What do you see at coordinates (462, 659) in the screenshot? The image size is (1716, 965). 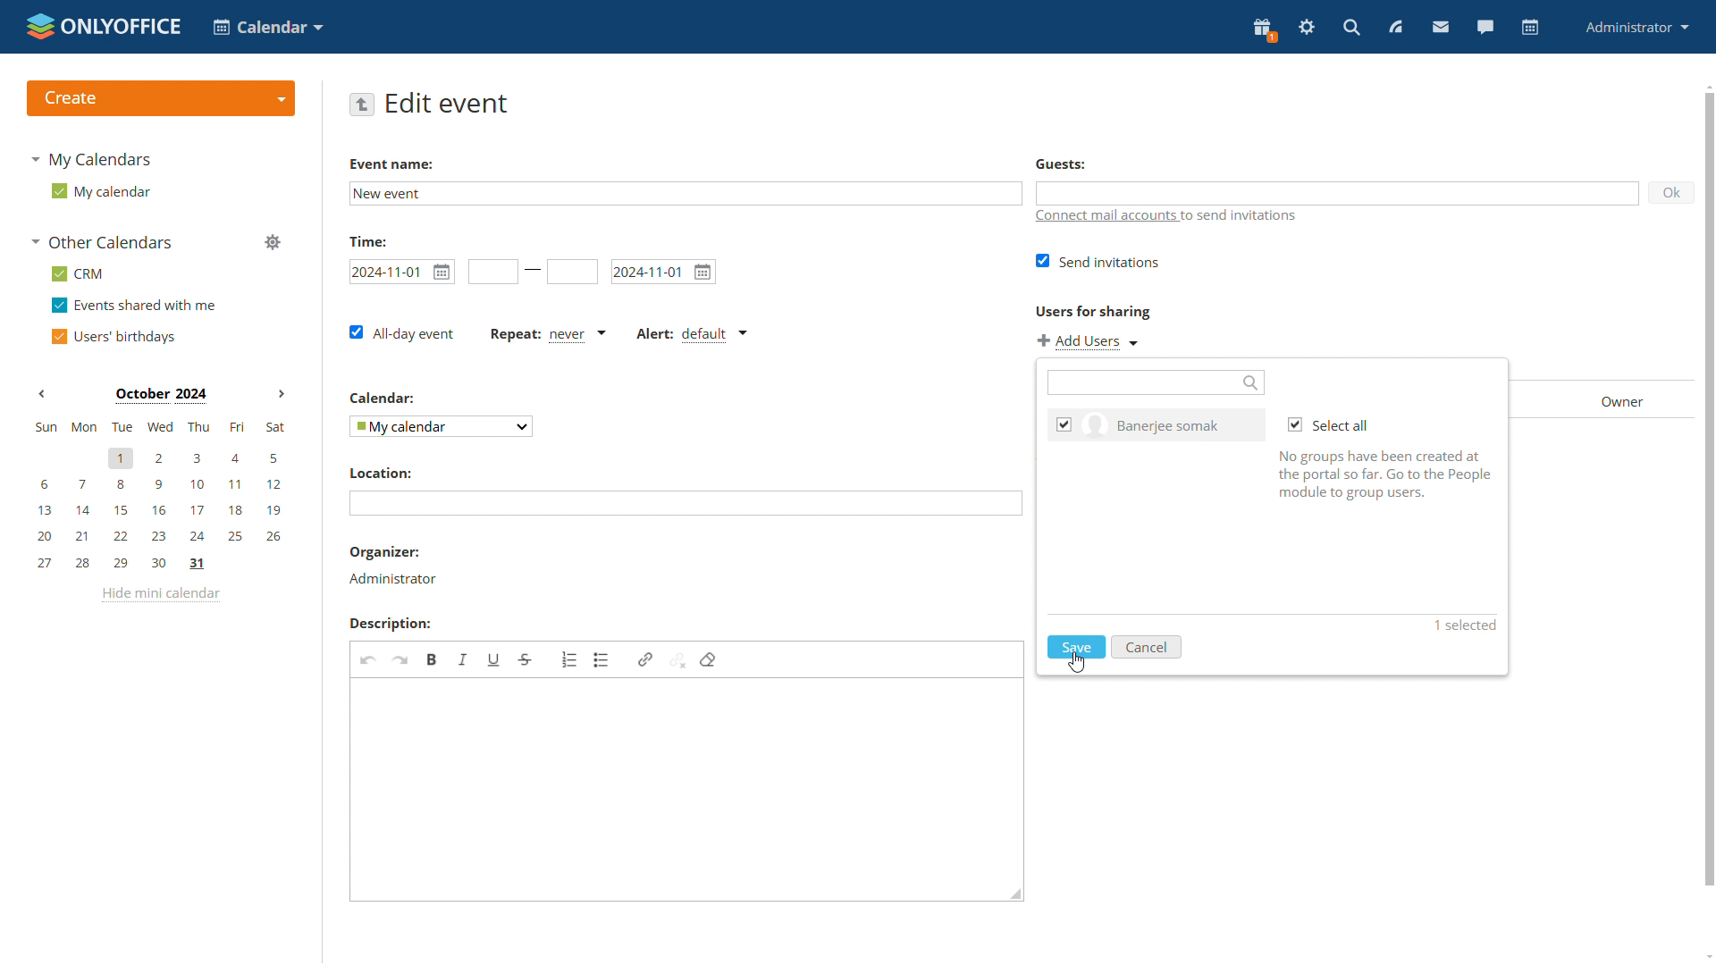 I see `italic` at bounding box center [462, 659].